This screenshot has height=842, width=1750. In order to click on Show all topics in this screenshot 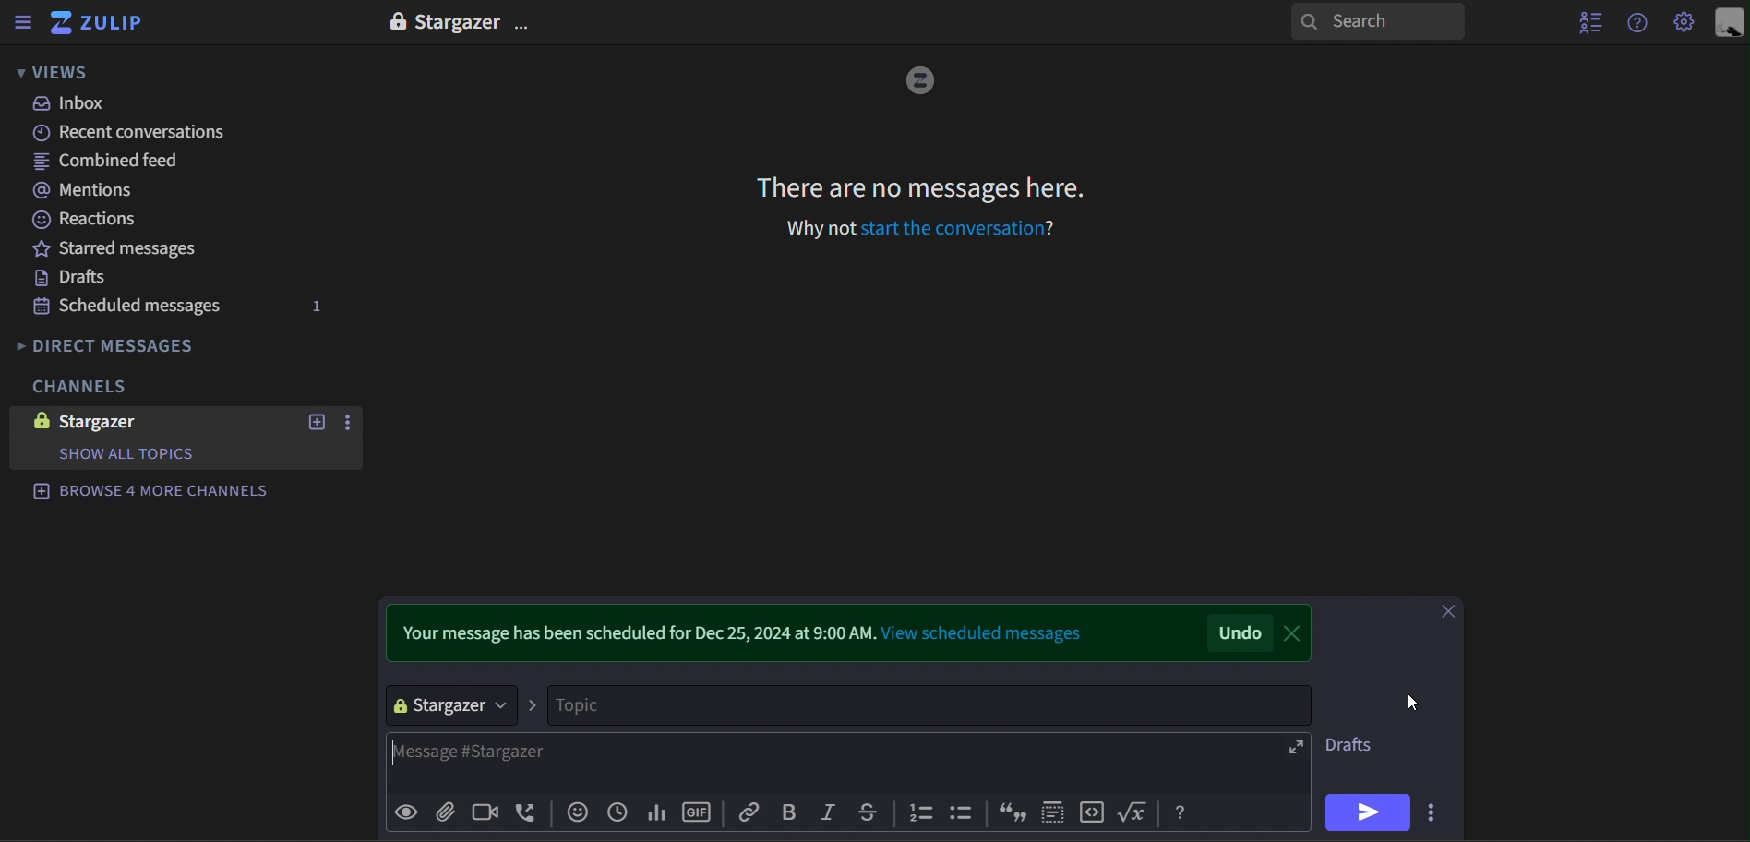, I will do `click(136, 454)`.